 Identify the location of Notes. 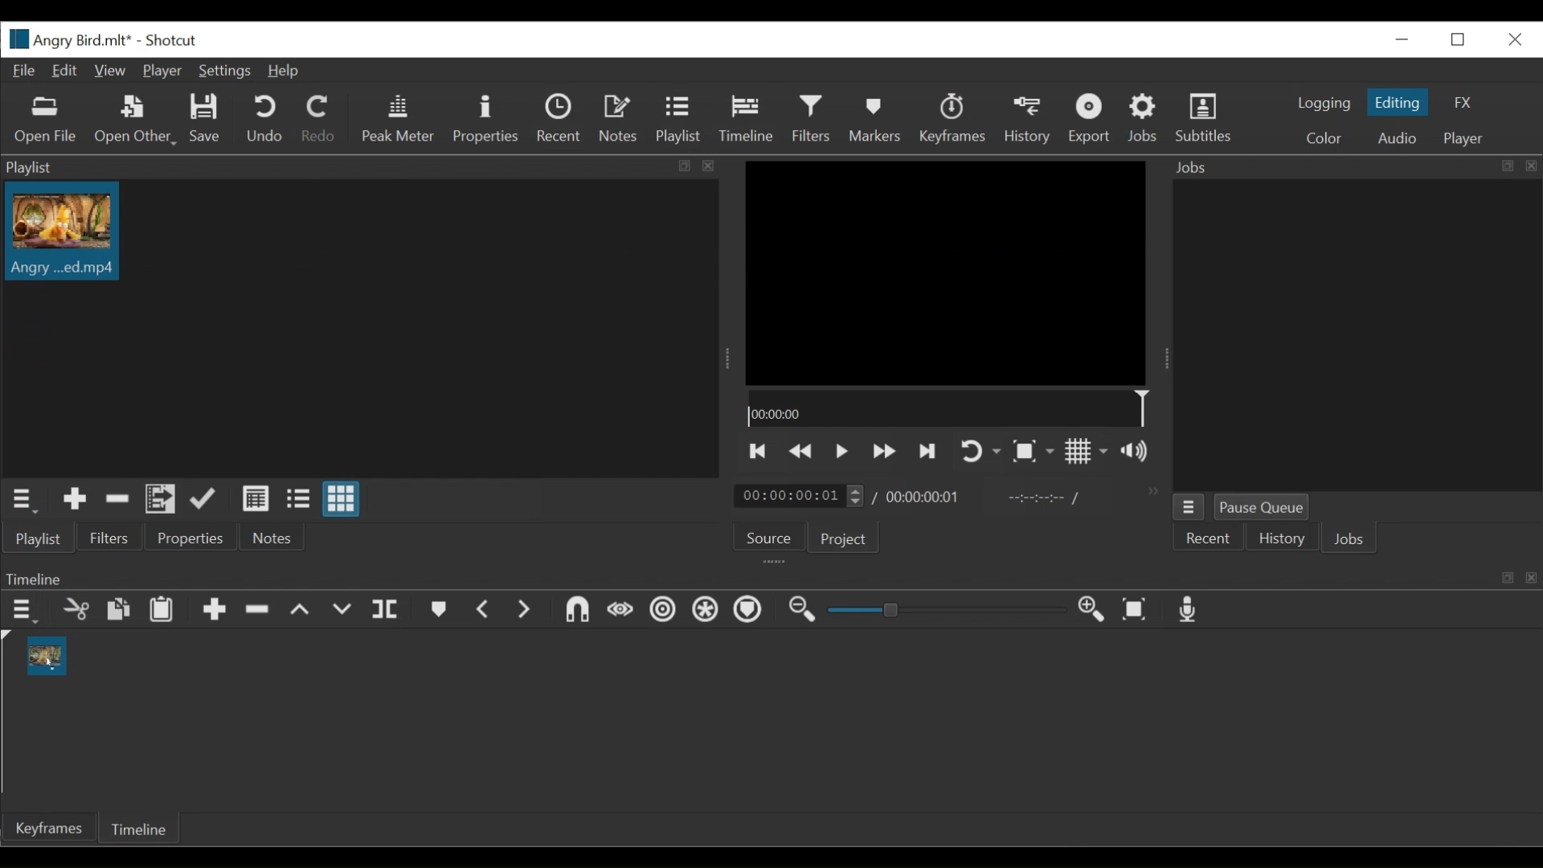
(616, 120).